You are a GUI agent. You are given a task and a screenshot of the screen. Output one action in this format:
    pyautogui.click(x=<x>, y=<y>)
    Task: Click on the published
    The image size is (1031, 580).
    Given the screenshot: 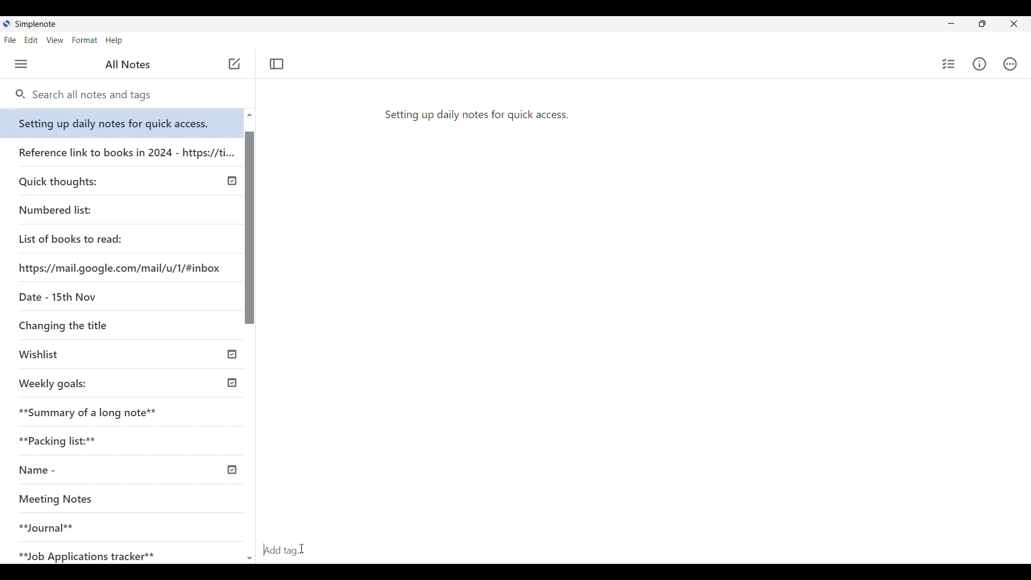 What is the action you would take?
    pyautogui.click(x=233, y=181)
    